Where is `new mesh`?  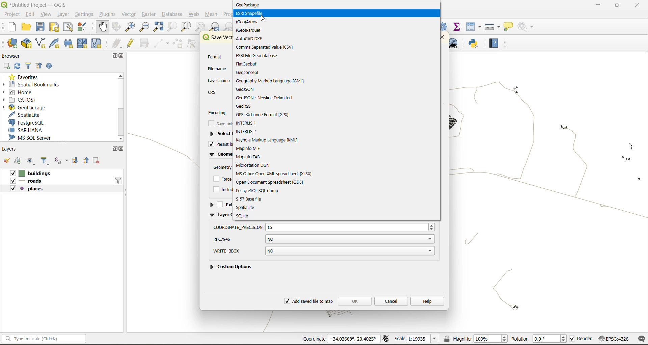 new mesh is located at coordinates (82, 43).